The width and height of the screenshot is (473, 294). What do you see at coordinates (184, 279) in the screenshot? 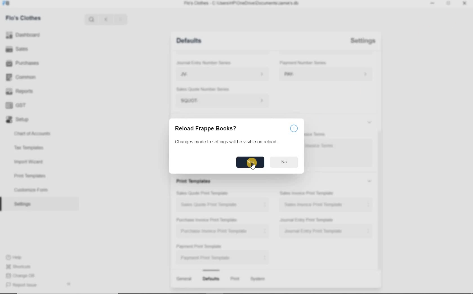
I see `General` at bounding box center [184, 279].